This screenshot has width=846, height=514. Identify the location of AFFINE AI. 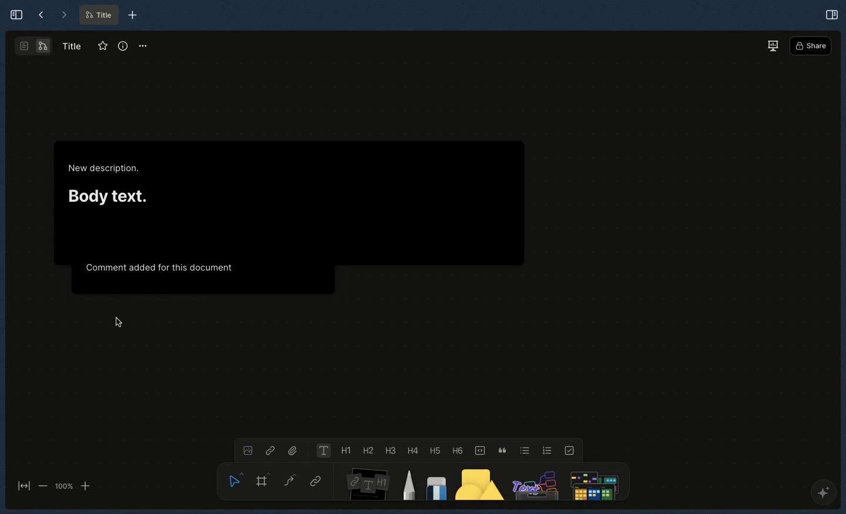
(821, 495).